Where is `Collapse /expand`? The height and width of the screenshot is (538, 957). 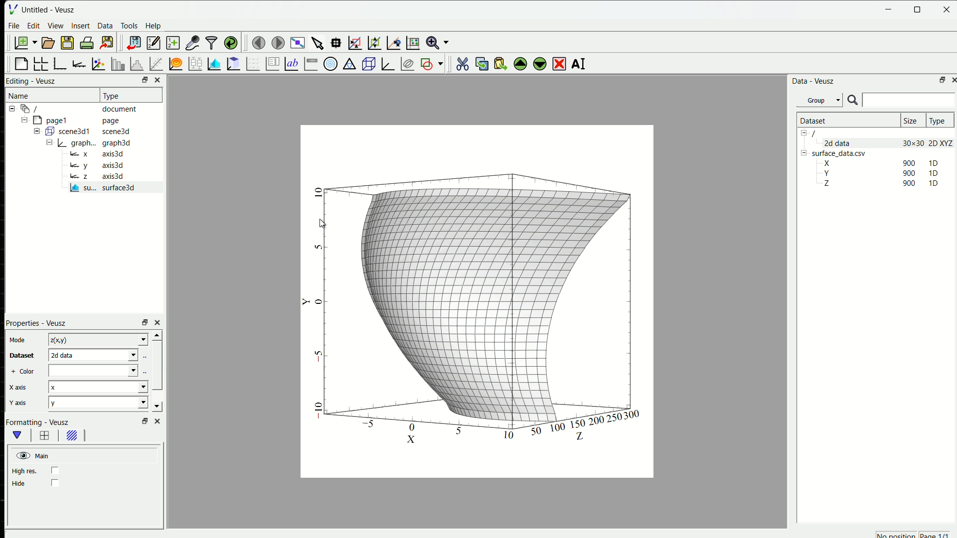
Collapse /expand is located at coordinates (805, 154).